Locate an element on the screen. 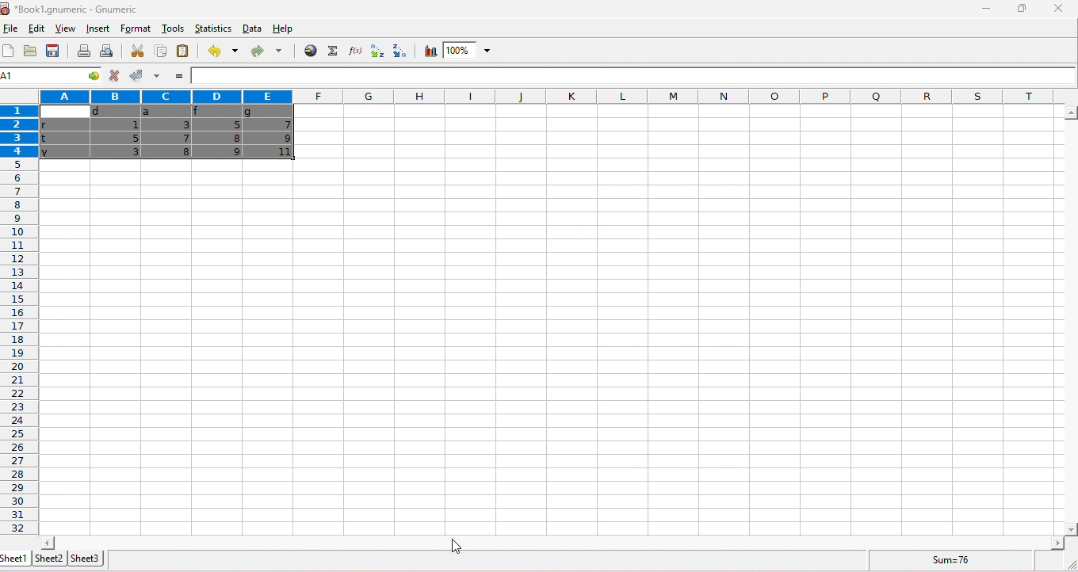 The image size is (1078, 572). cursor movement is located at coordinates (12, 25).